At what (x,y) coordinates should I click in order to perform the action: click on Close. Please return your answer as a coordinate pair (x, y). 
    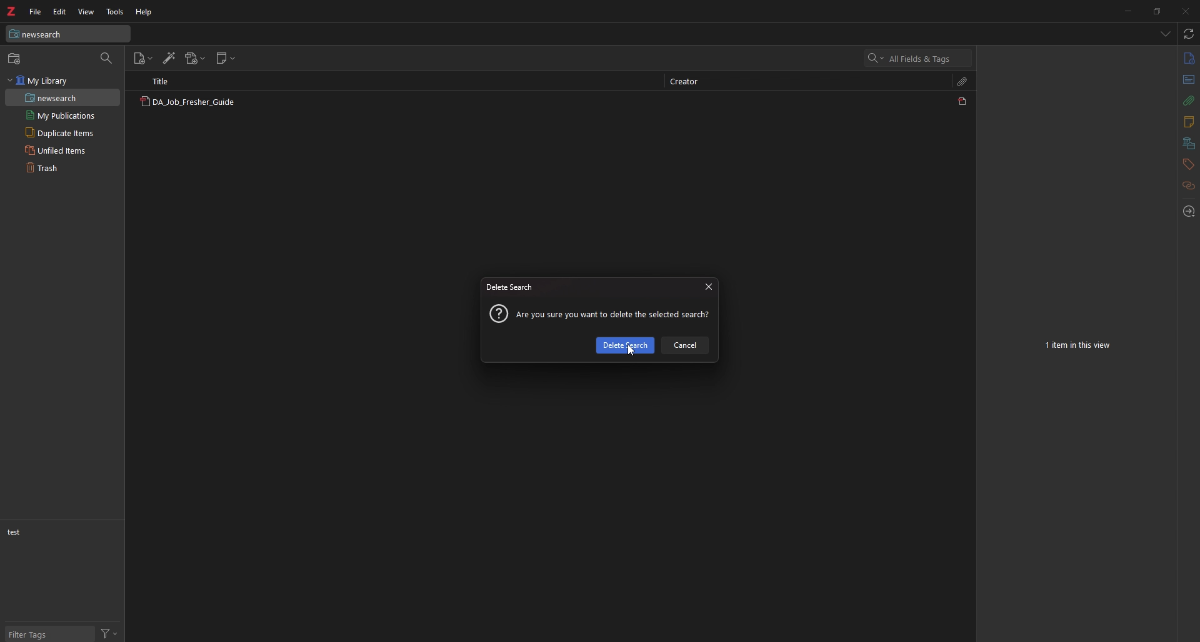
    Looking at the image, I should click on (1186, 10).